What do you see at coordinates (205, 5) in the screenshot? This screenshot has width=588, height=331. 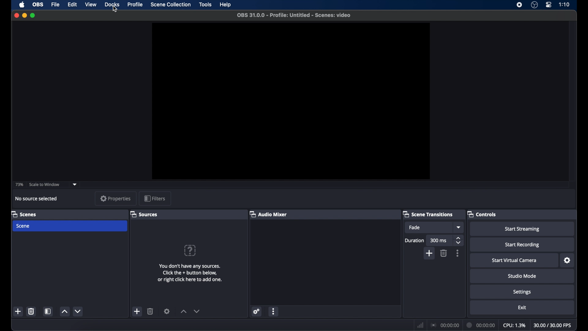 I see `tools` at bounding box center [205, 5].